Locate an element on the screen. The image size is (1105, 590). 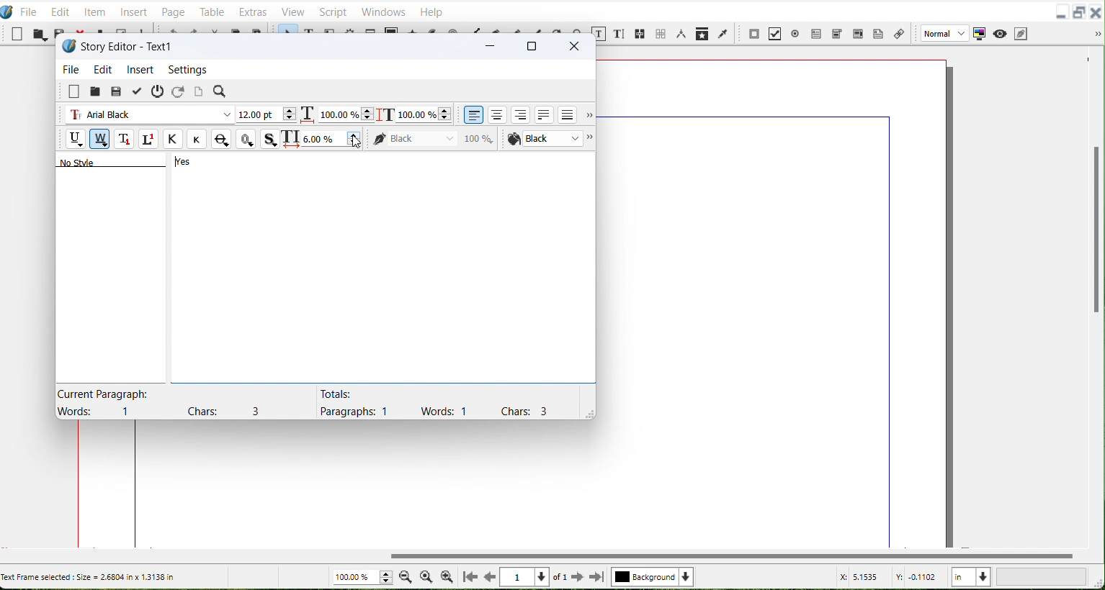
Strike Out is located at coordinates (221, 138).